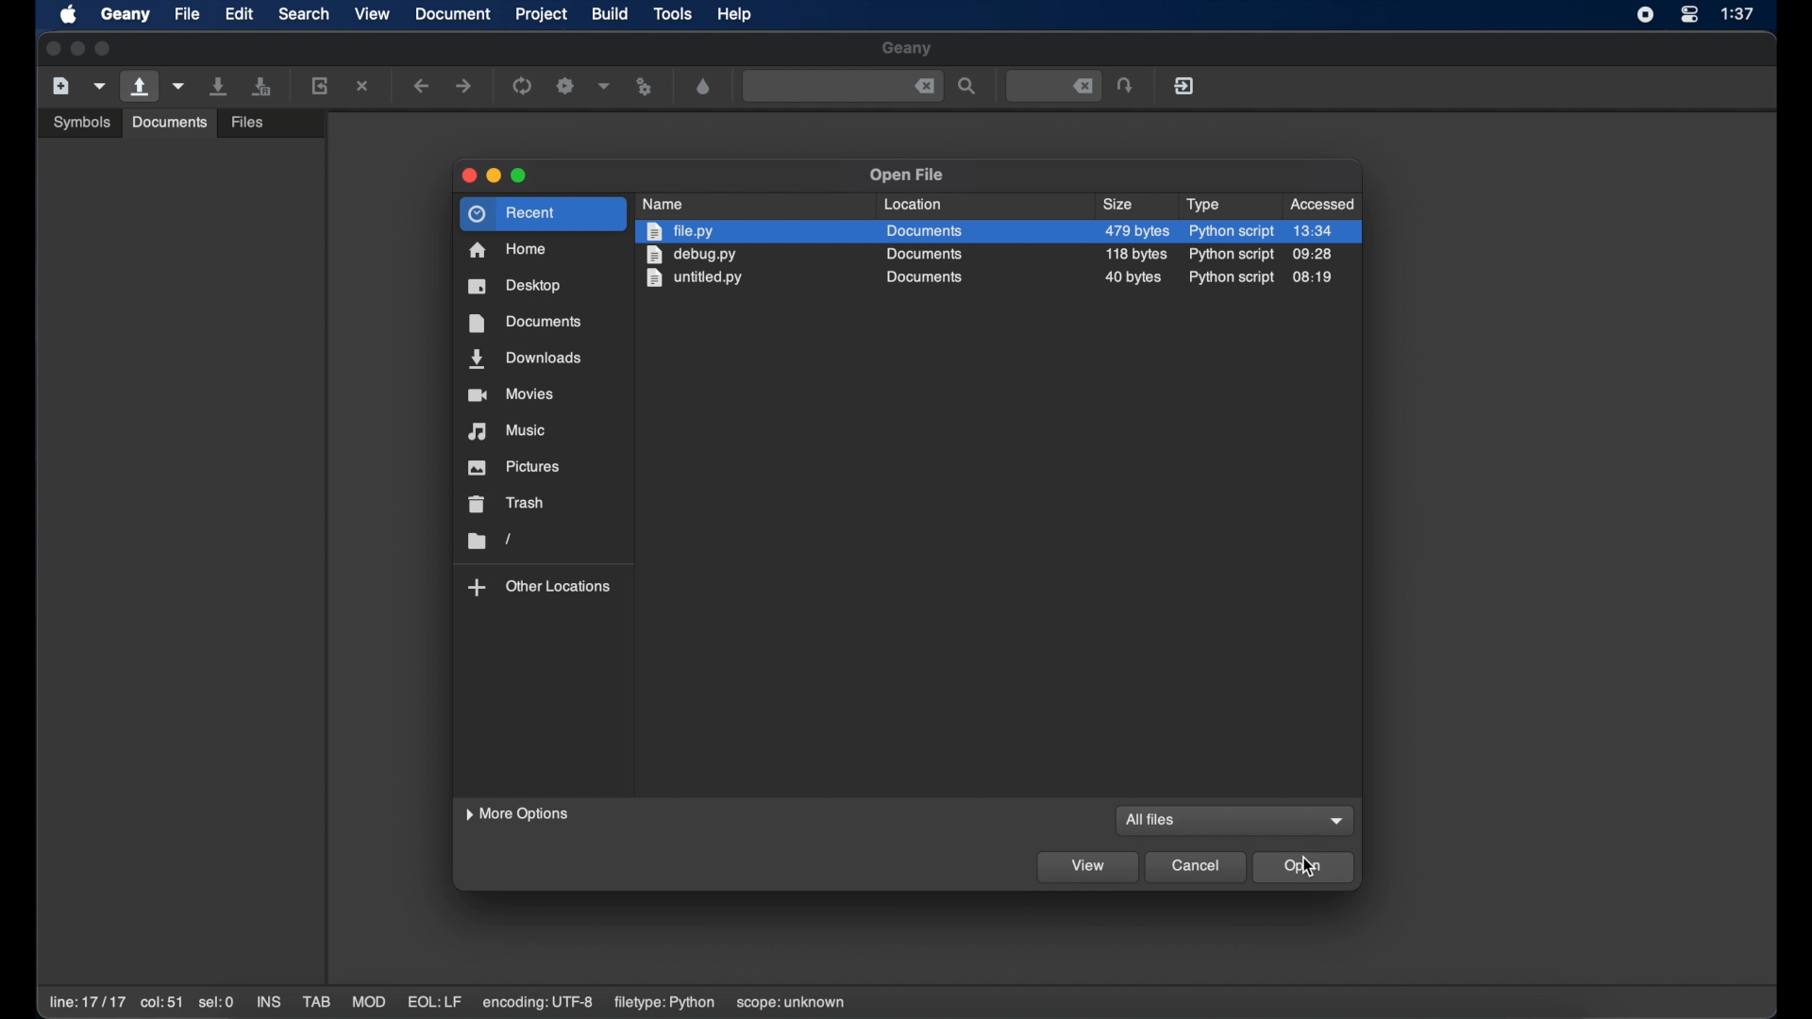 This screenshot has width=1812, height=1019. What do you see at coordinates (1324, 204) in the screenshot?
I see `accessed` at bounding box center [1324, 204].